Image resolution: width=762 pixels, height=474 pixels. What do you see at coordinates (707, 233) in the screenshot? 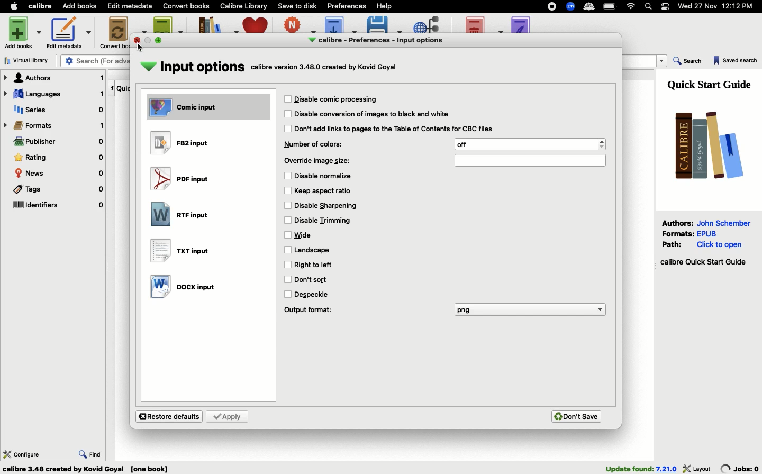
I see `epub` at bounding box center [707, 233].